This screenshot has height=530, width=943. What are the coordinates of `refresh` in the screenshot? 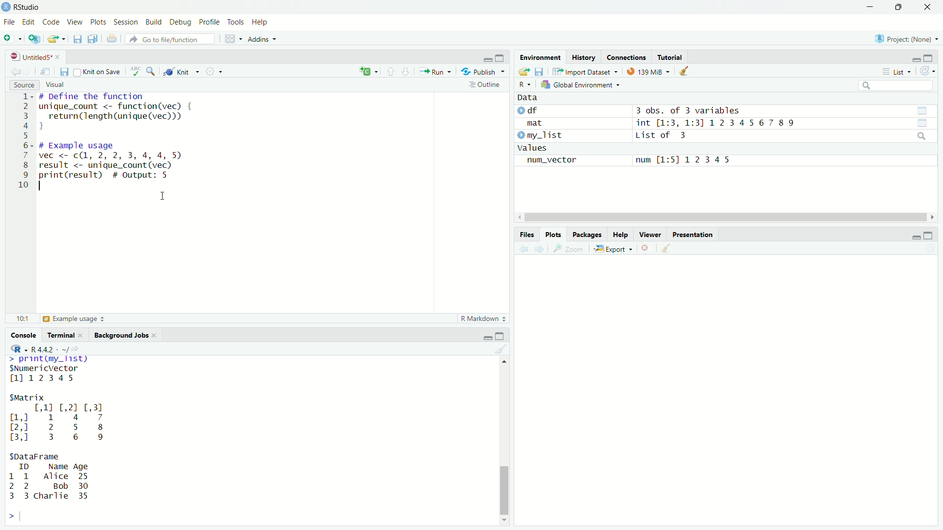 It's located at (927, 72).